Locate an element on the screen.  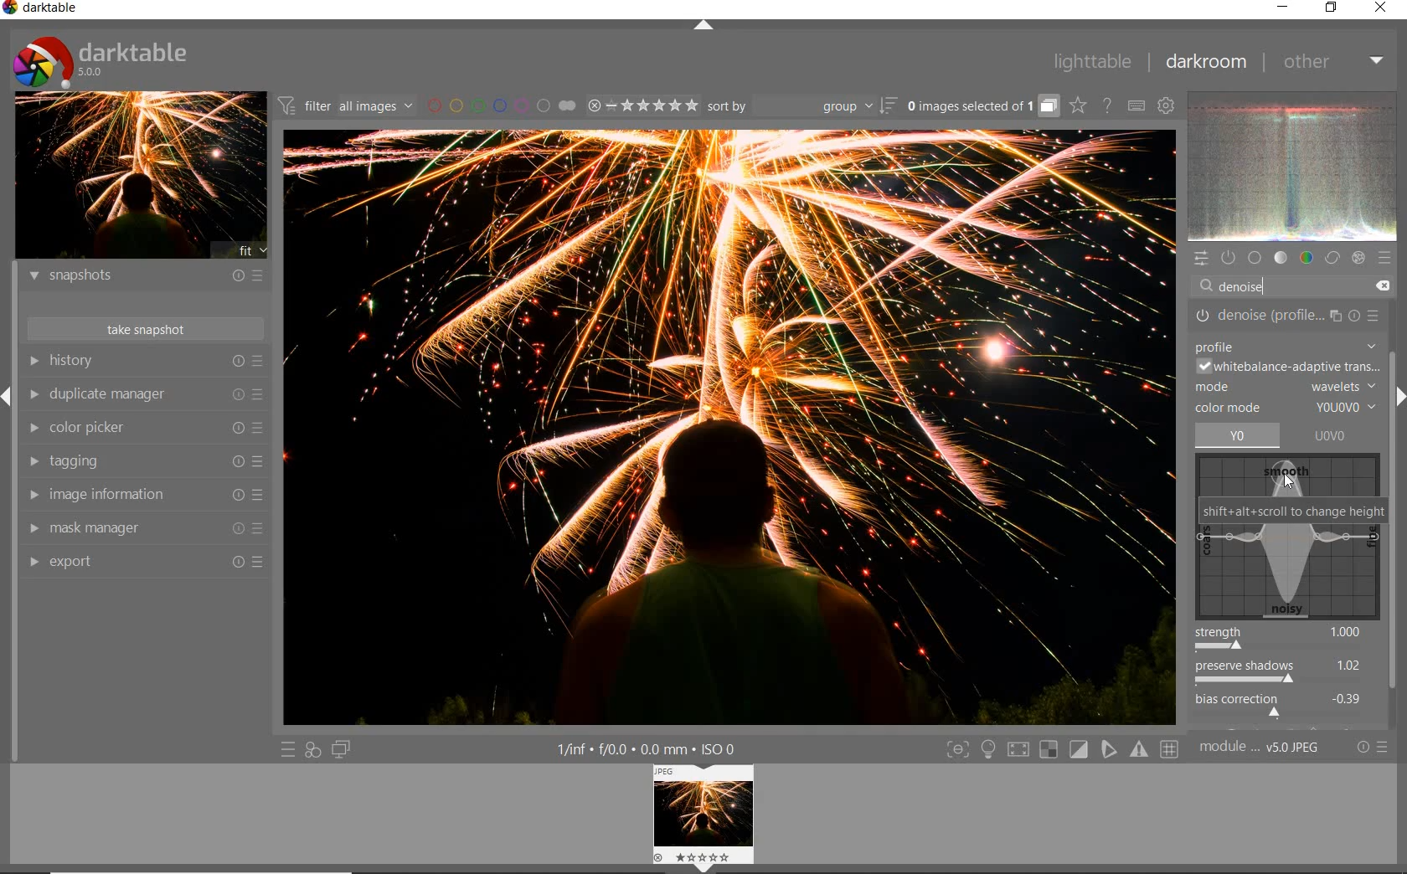
expand/collapse is located at coordinates (705, 26).